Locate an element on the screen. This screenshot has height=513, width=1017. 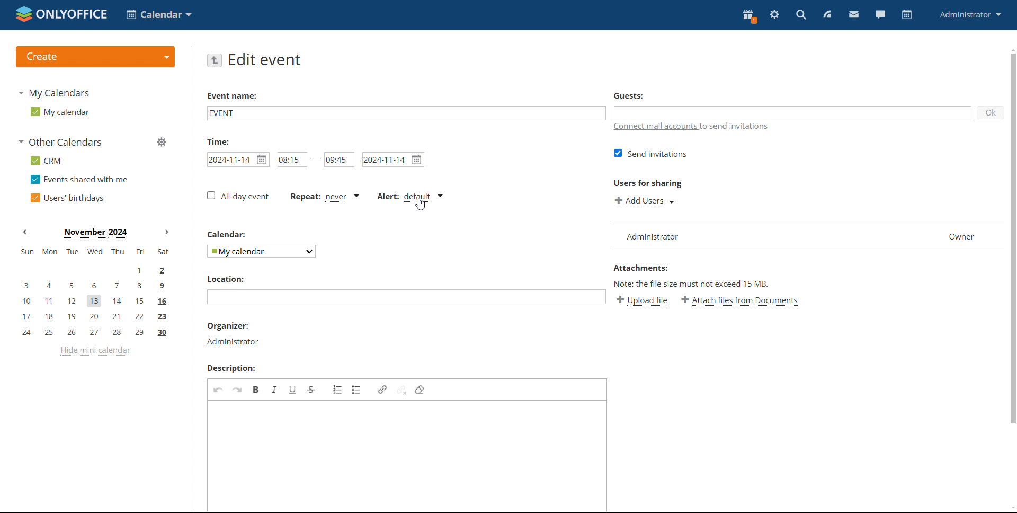
event repetition is located at coordinates (324, 198).